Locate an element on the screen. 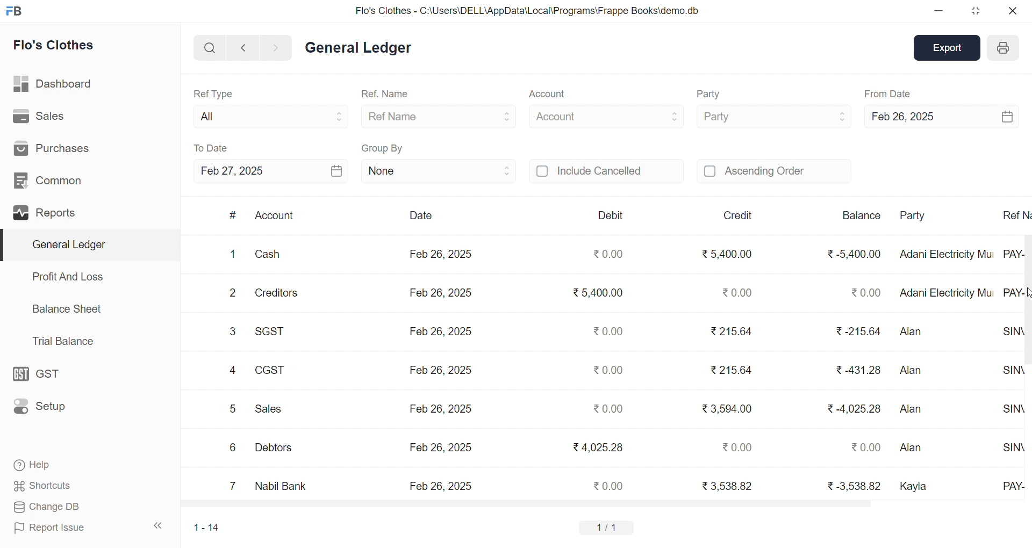 This screenshot has width=1032, height=548. SINV- is located at coordinates (1006, 408).